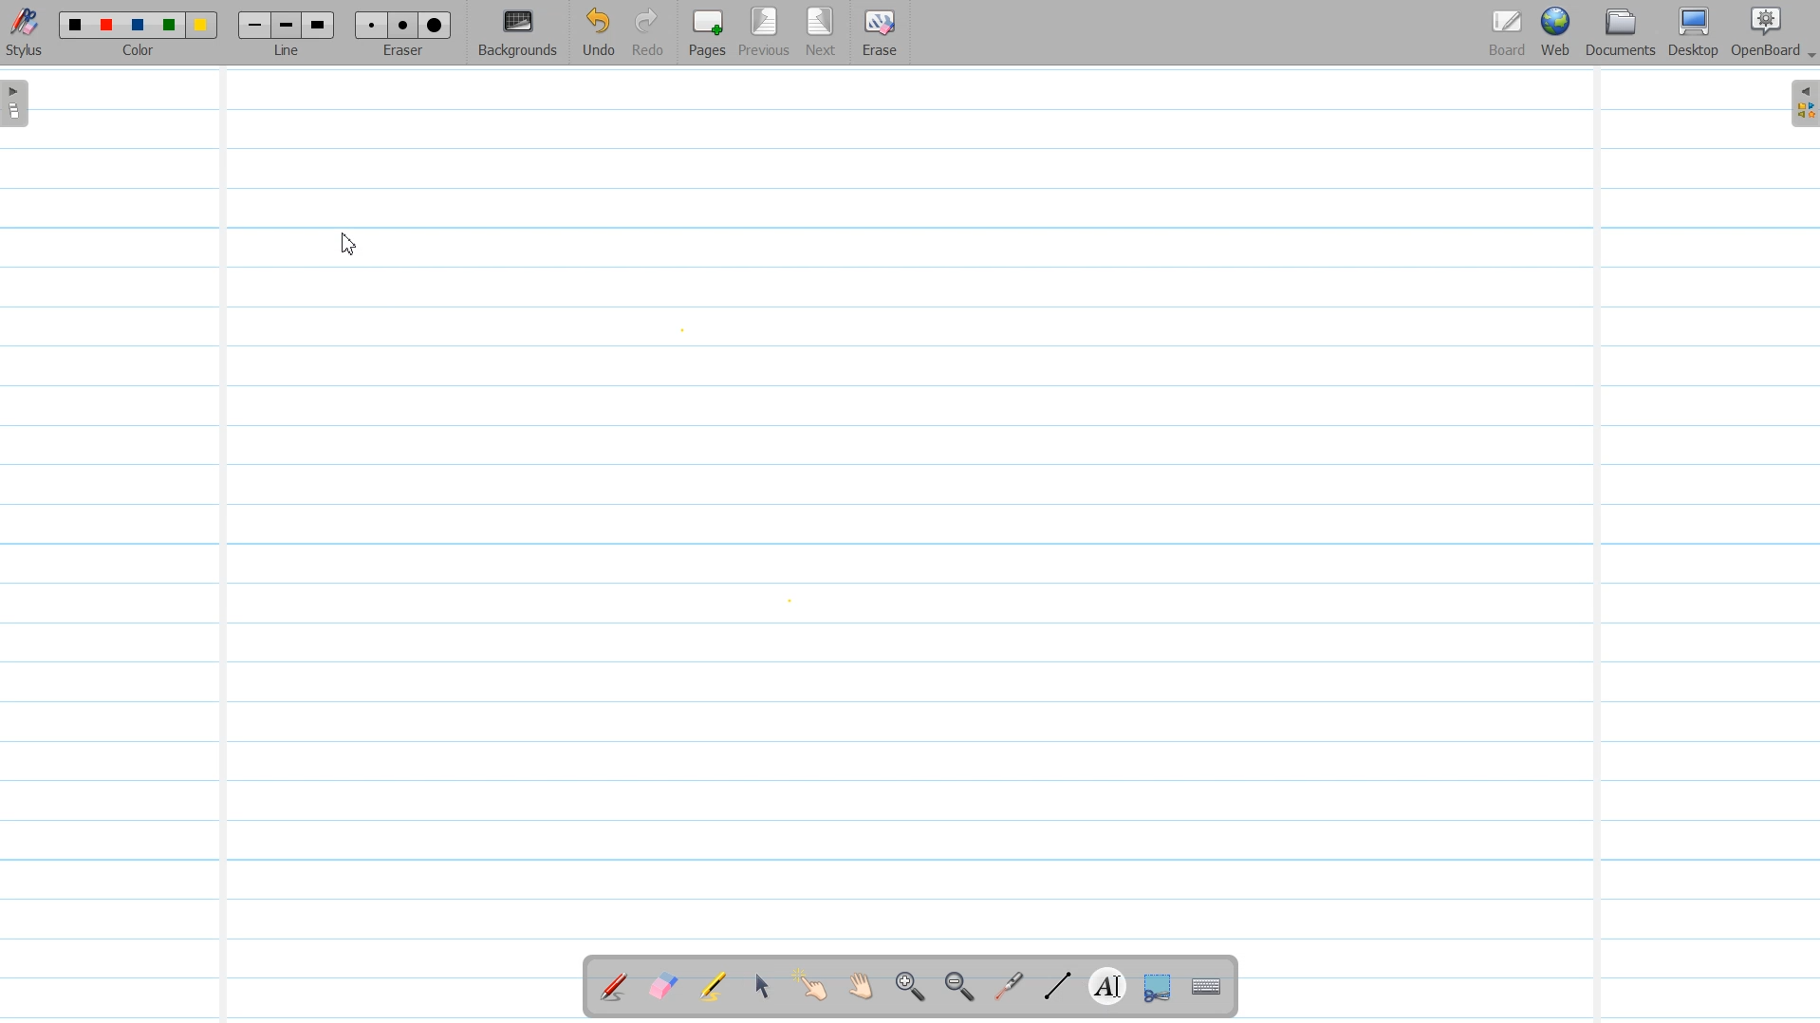 The image size is (1820, 1023). I want to click on Previous, so click(767, 33).